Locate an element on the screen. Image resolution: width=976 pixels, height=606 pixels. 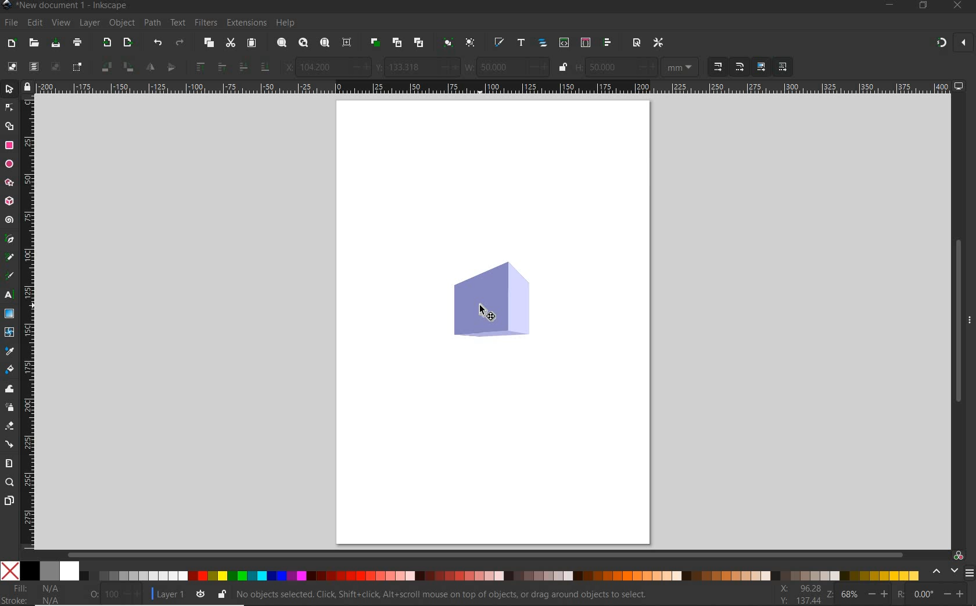
increase/decrease is located at coordinates (360, 67).